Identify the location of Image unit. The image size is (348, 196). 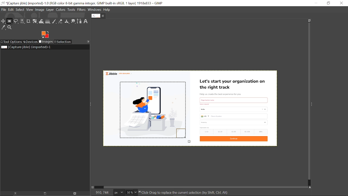
(118, 192).